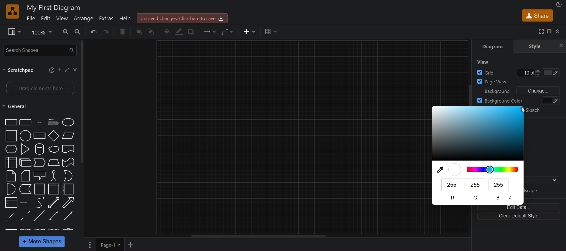 The width and height of the screenshot is (566, 251). What do you see at coordinates (518, 81) in the screenshot?
I see `page view` at bounding box center [518, 81].